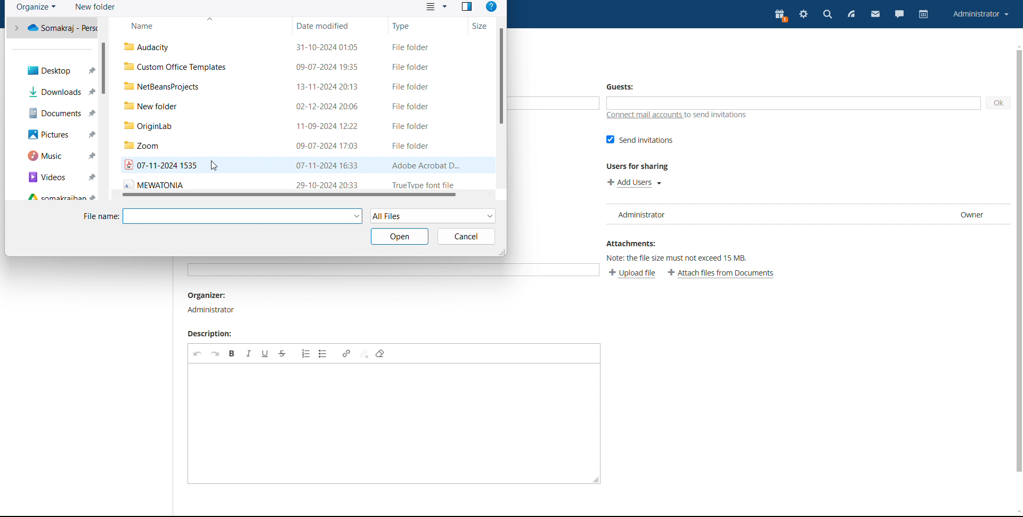  What do you see at coordinates (678, 257) in the screenshot?
I see `note: the file size must not exceed 15MB.` at bounding box center [678, 257].